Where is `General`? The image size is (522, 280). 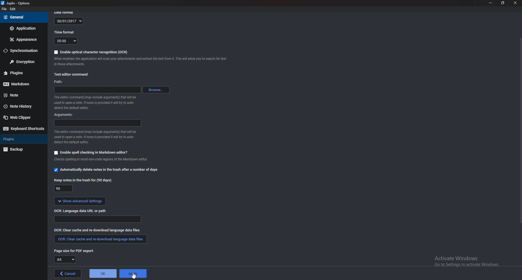
General is located at coordinates (23, 17).